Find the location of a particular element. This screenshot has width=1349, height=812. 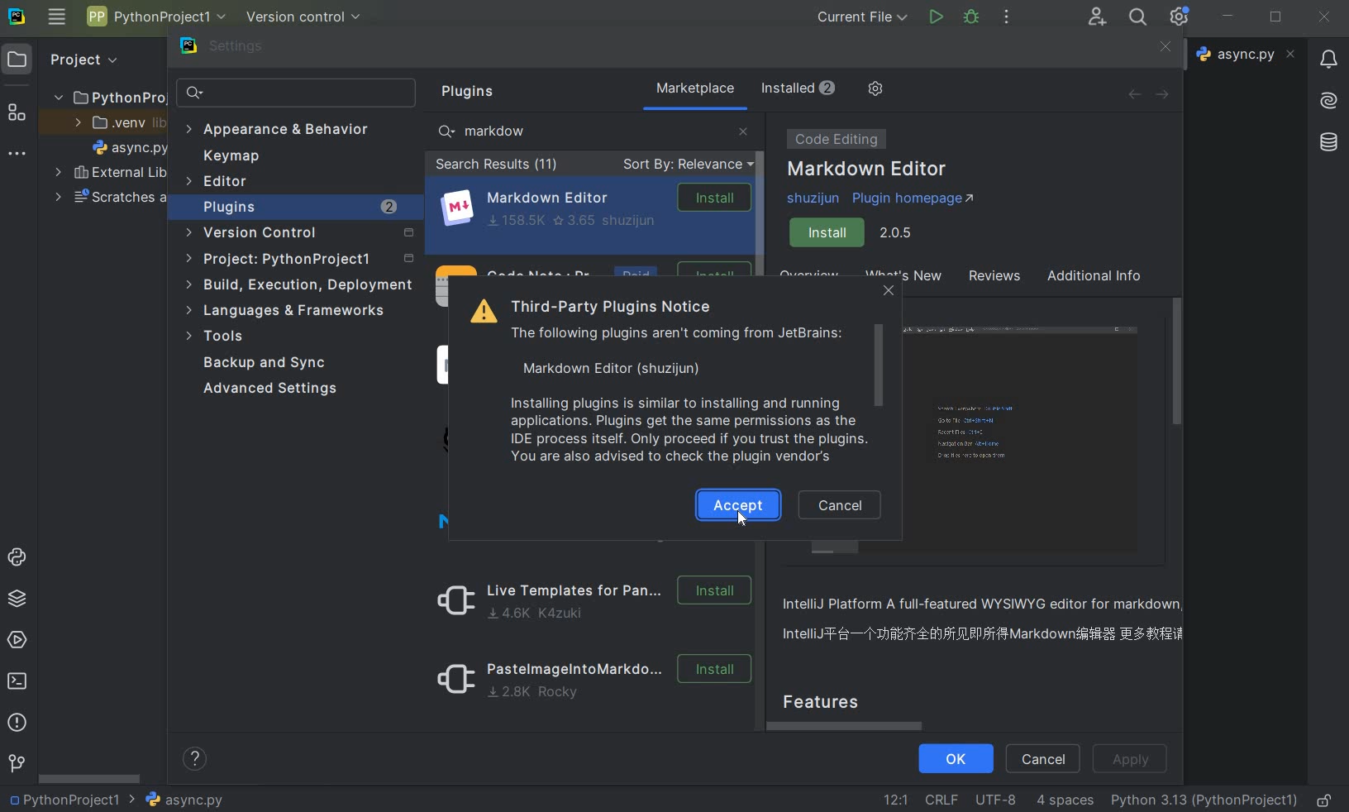

marketplace is located at coordinates (696, 88).